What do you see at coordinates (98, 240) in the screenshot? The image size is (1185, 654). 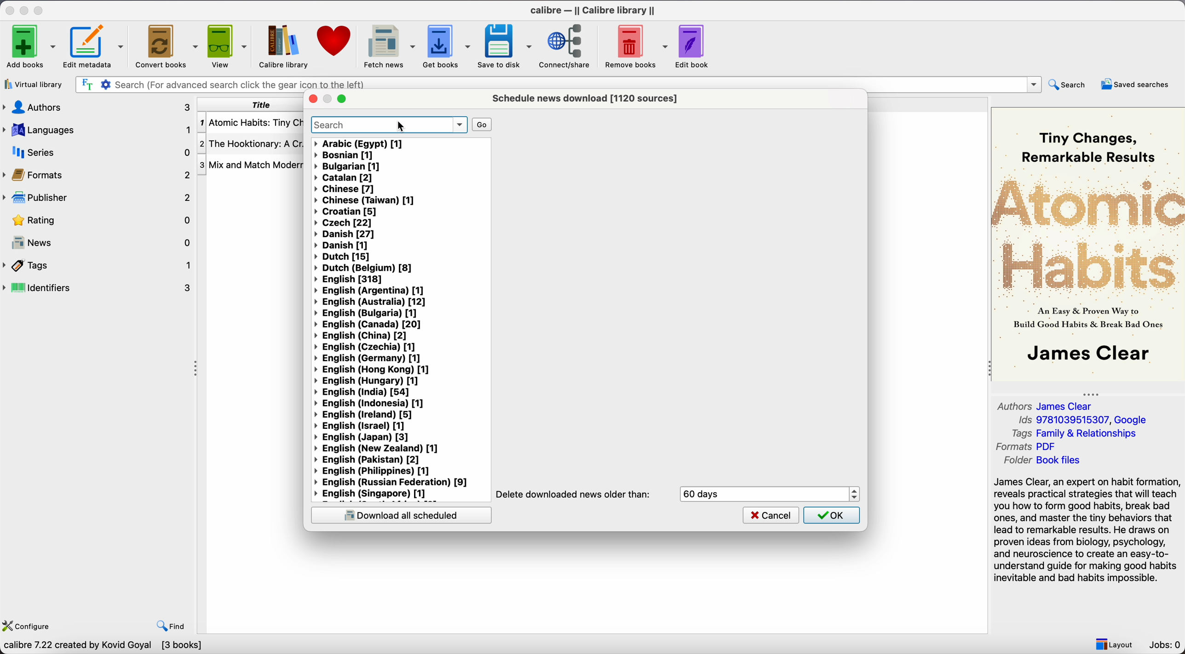 I see `news` at bounding box center [98, 240].